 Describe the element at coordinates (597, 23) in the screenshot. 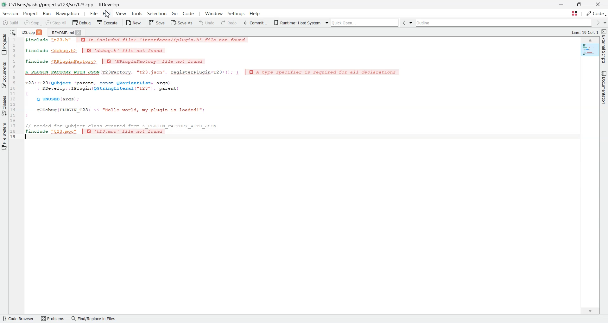

I see `Go forward` at that location.